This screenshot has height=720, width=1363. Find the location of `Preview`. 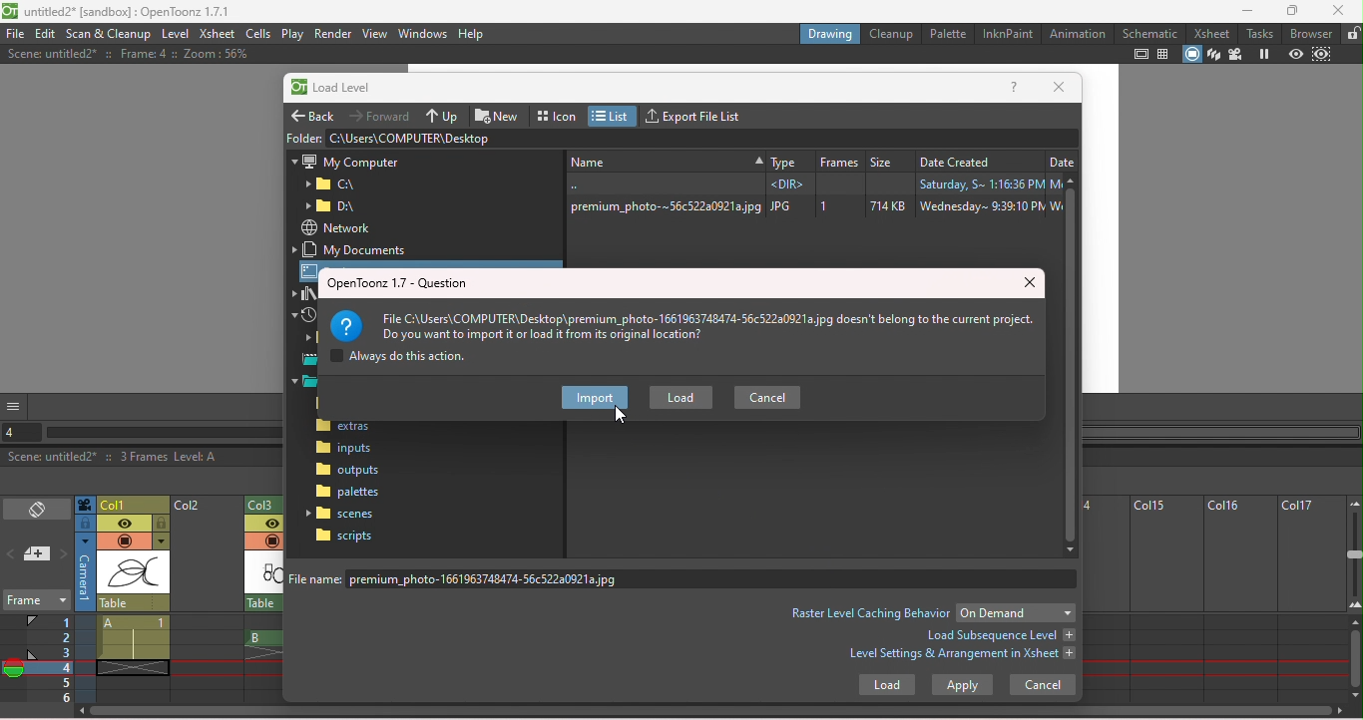

Preview is located at coordinates (1295, 55).